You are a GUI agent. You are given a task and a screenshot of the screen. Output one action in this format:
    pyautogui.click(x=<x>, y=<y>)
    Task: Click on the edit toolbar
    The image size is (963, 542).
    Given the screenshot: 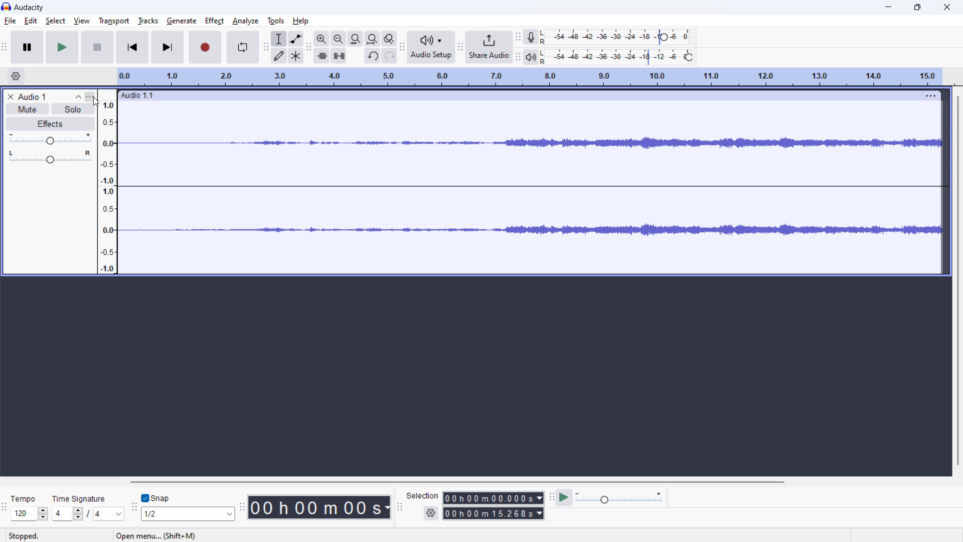 What is the action you would take?
    pyautogui.click(x=308, y=47)
    